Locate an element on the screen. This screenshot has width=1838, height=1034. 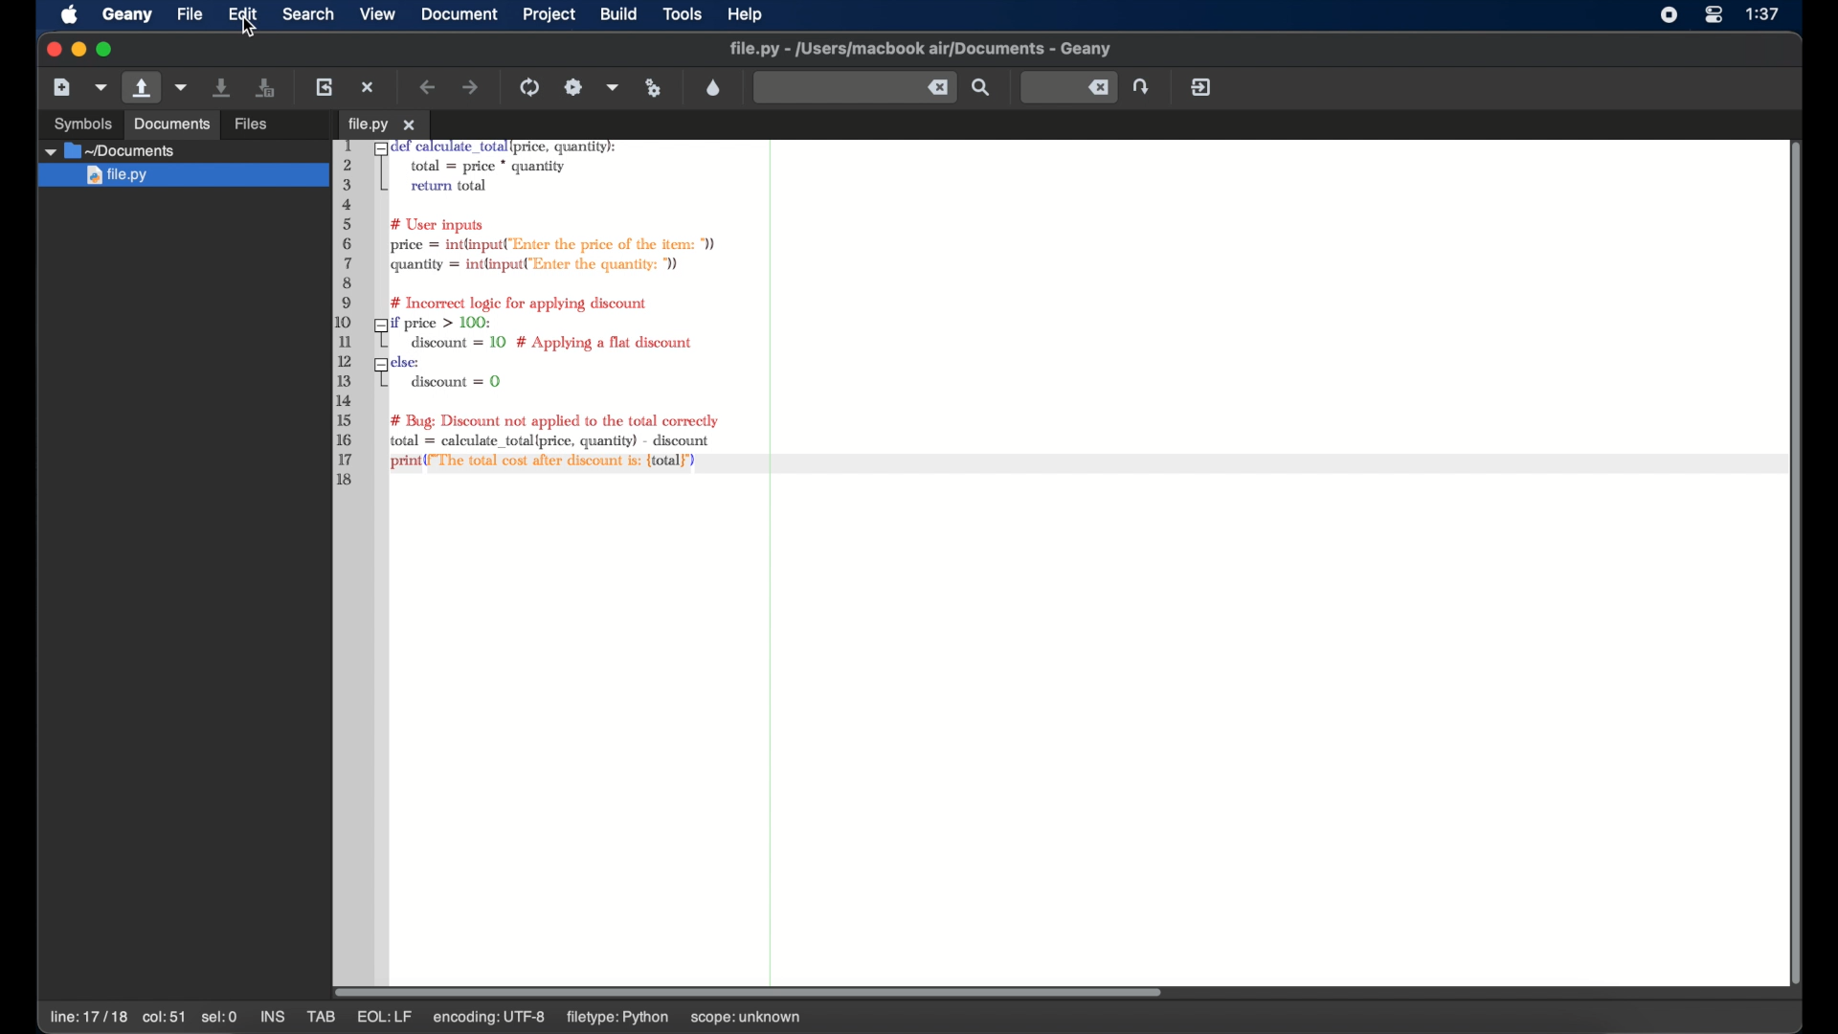
navigate back a location is located at coordinates (429, 87).